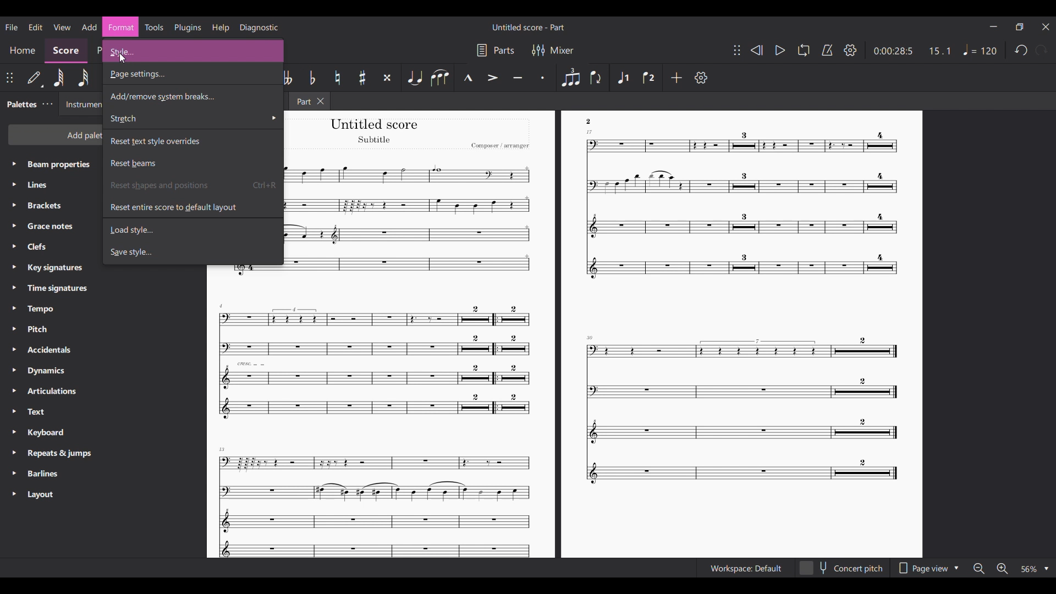 The image size is (1056, 594). I want to click on Close tab, so click(321, 101).